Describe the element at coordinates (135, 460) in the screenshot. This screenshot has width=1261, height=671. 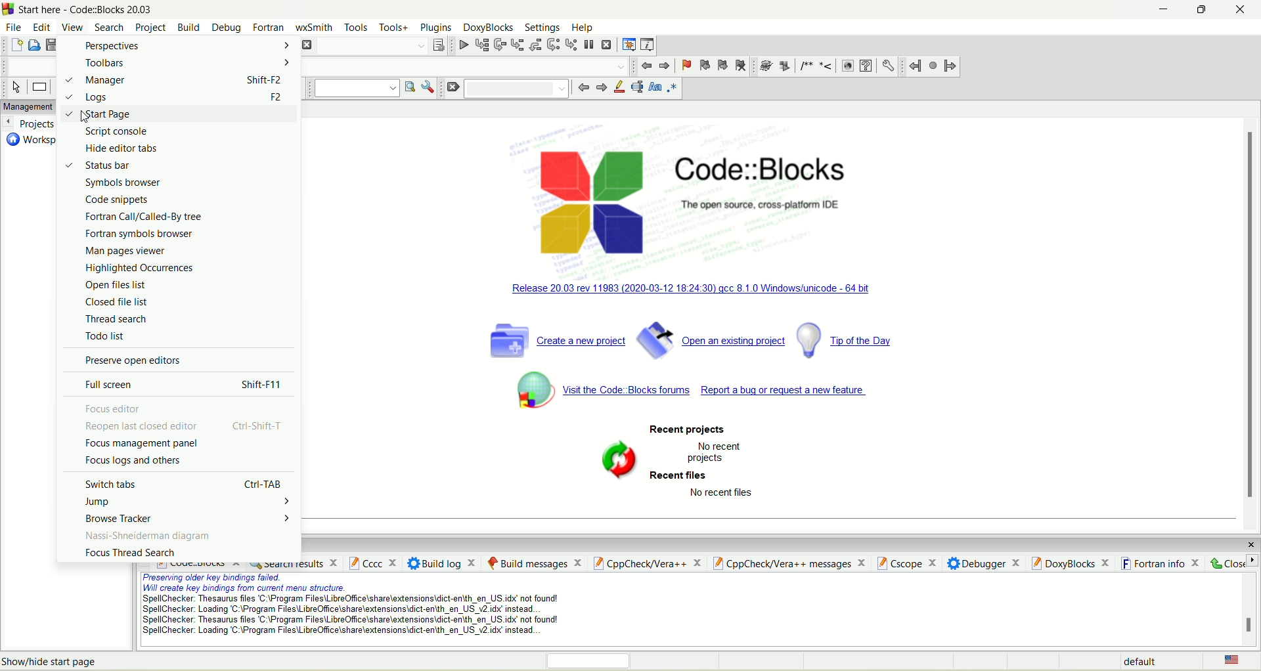
I see `focus logs and others` at that location.